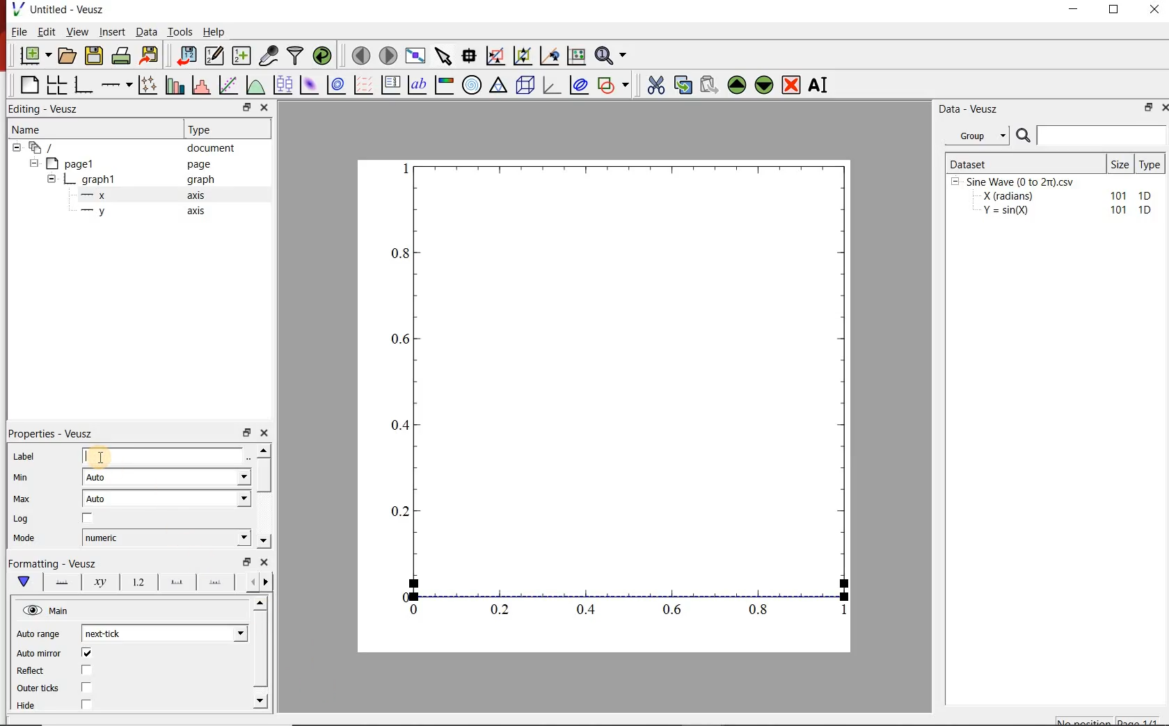 This screenshot has width=1169, height=726. What do you see at coordinates (59, 581) in the screenshot?
I see `options` at bounding box center [59, 581].